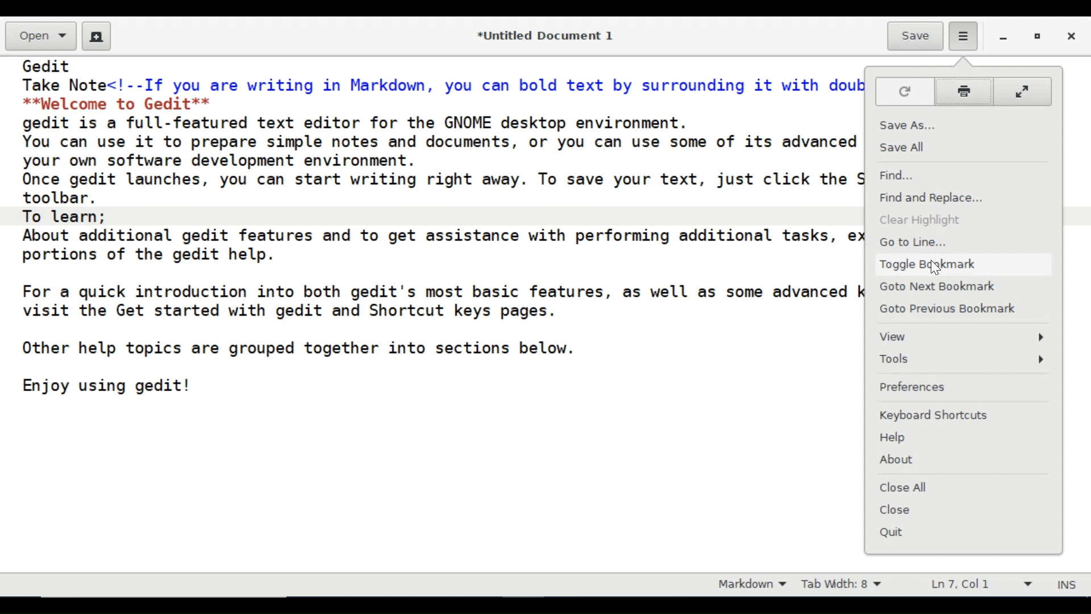 This screenshot has height=614, width=1091. What do you see at coordinates (919, 222) in the screenshot?
I see `Clear Highlight` at bounding box center [919, 222].